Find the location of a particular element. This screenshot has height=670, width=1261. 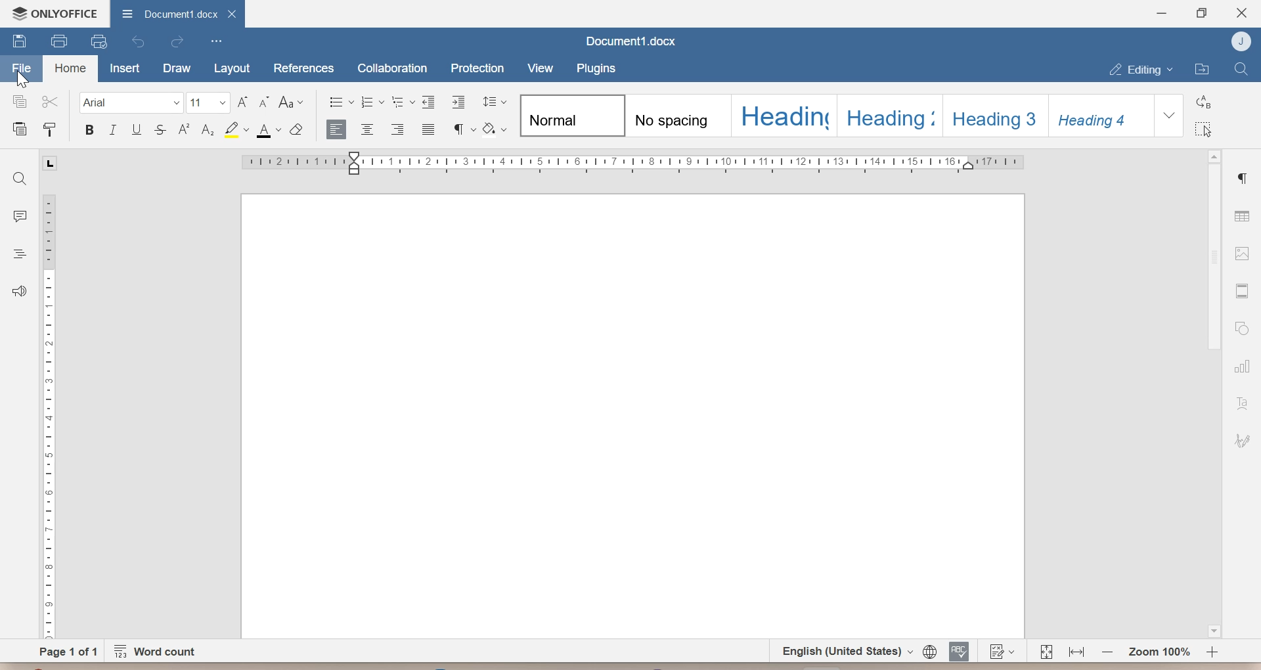

charts is located at coordinates (1245, 366).